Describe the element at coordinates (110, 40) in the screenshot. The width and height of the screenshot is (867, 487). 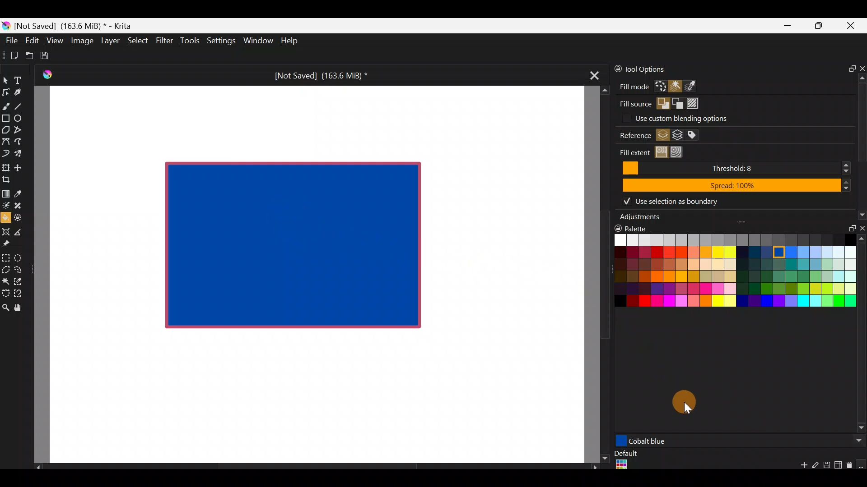
I see `Layer` at that location.